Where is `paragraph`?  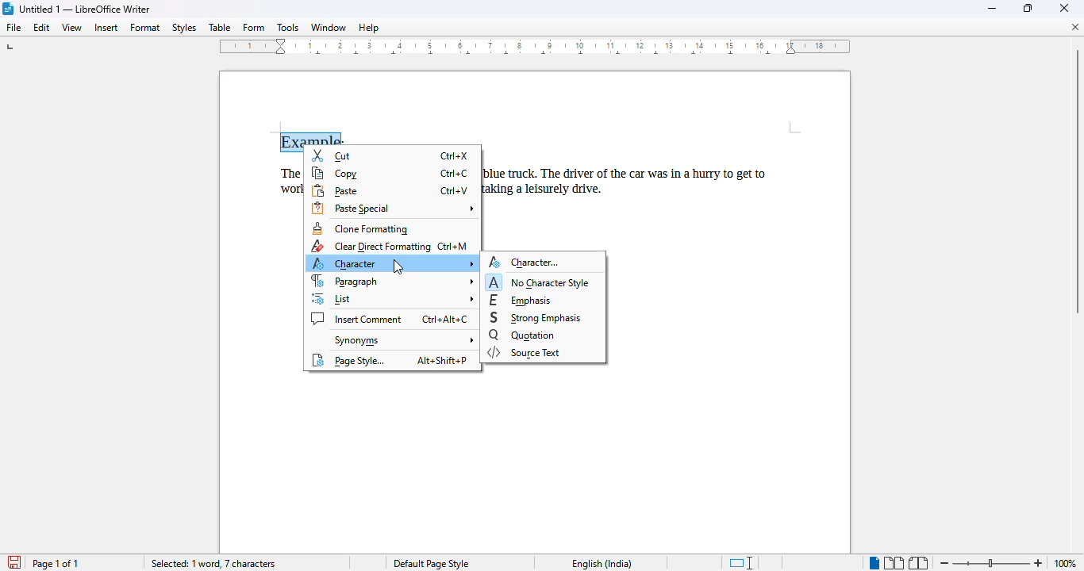
paragraph is located at coordinates (392, 281).